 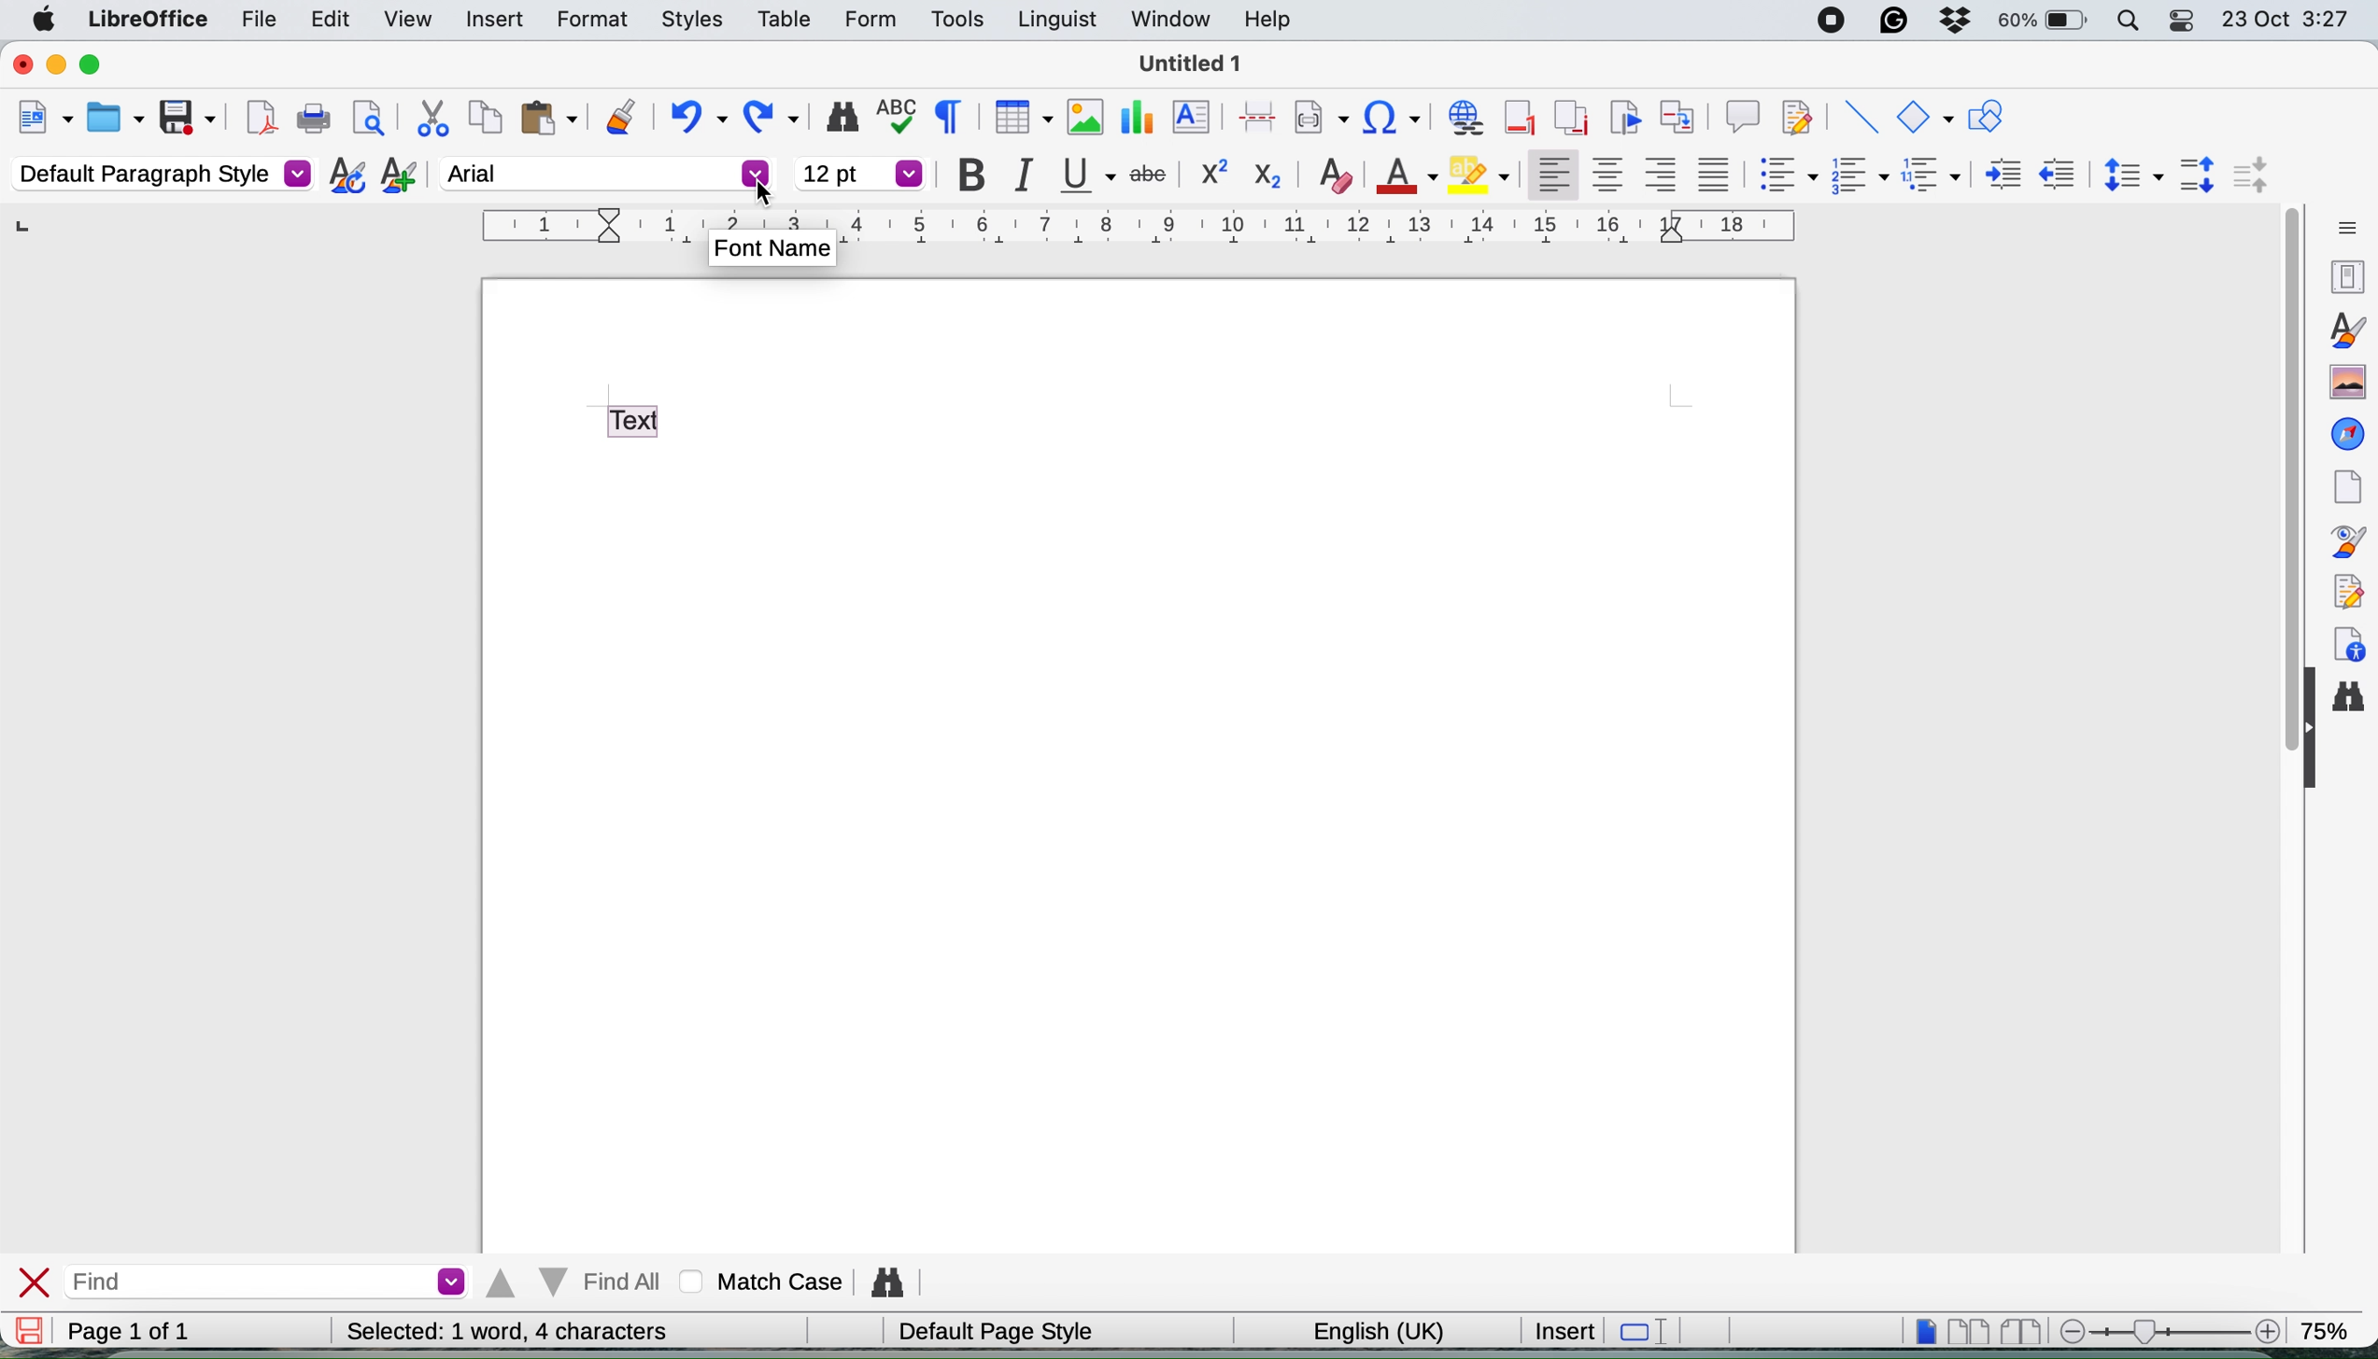 I want to click on insert line, so click(x=1861, y=117).